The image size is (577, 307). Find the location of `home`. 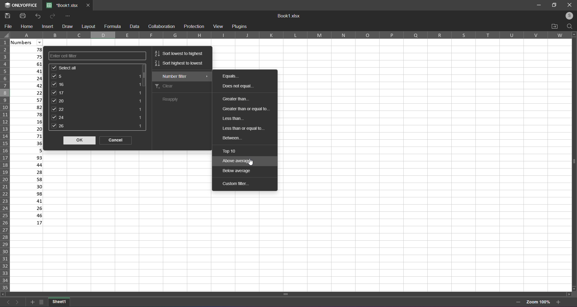

home is located at coordinates (27, 26).